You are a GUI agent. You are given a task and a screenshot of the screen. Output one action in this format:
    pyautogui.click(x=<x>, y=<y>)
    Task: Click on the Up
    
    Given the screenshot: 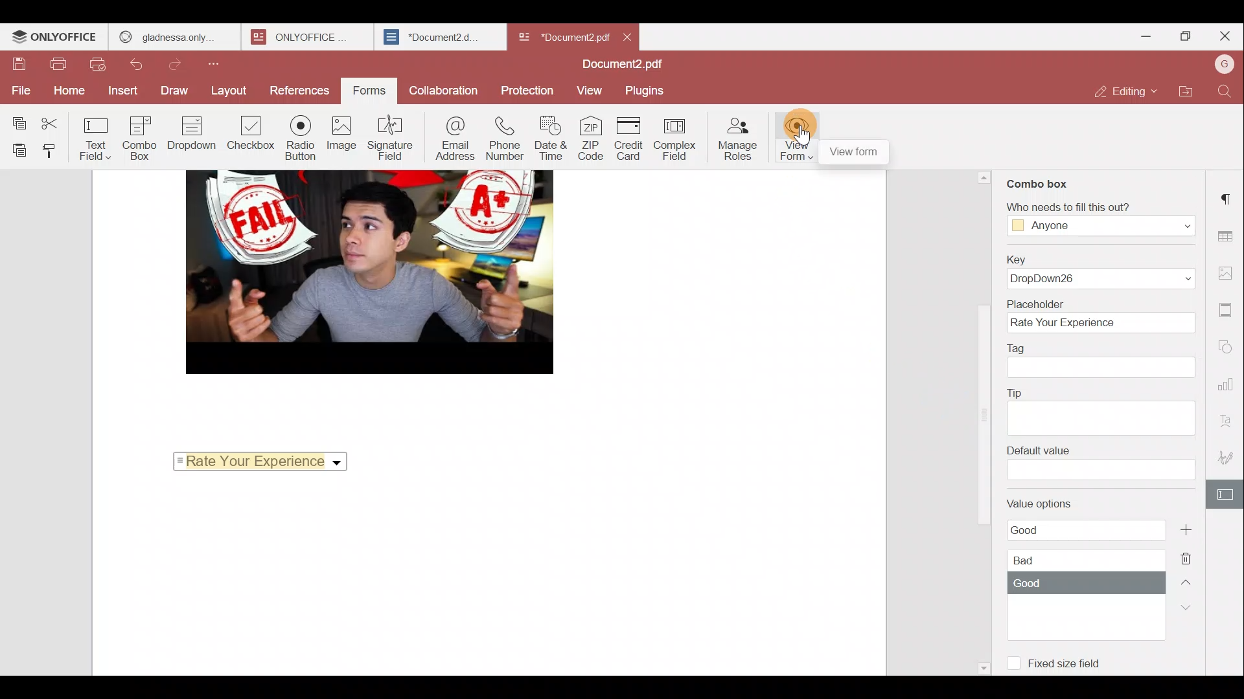 What is the action you would take?
    pyautogui.click(x=1187, y=586)
    